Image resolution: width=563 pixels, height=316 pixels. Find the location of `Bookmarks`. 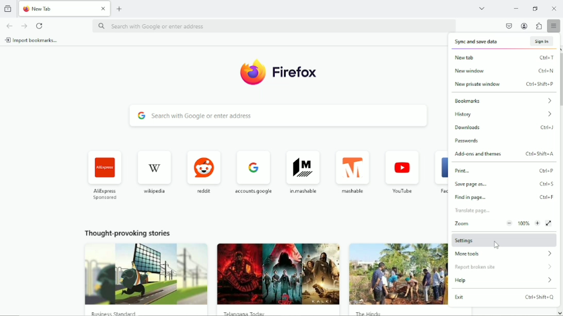

Bookmarks is located at coordinates (503, 100).